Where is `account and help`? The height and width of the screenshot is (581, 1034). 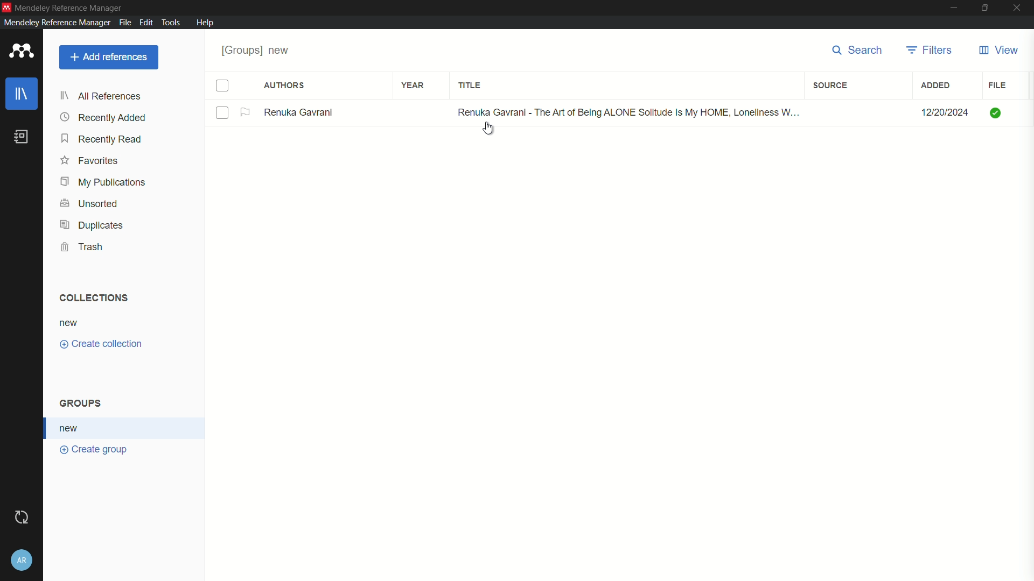 account and help is located at coordinates (23, 560).